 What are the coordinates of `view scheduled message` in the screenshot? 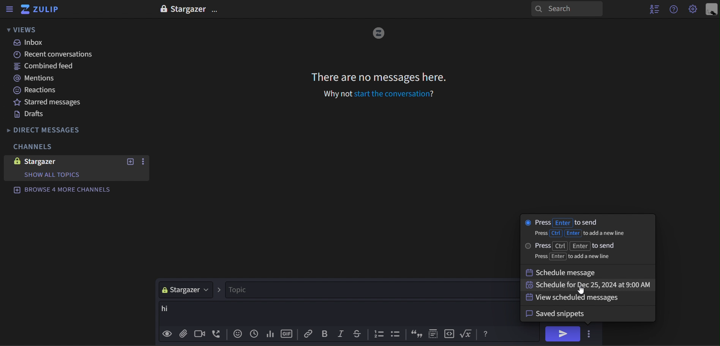 It's located at (589, 297).